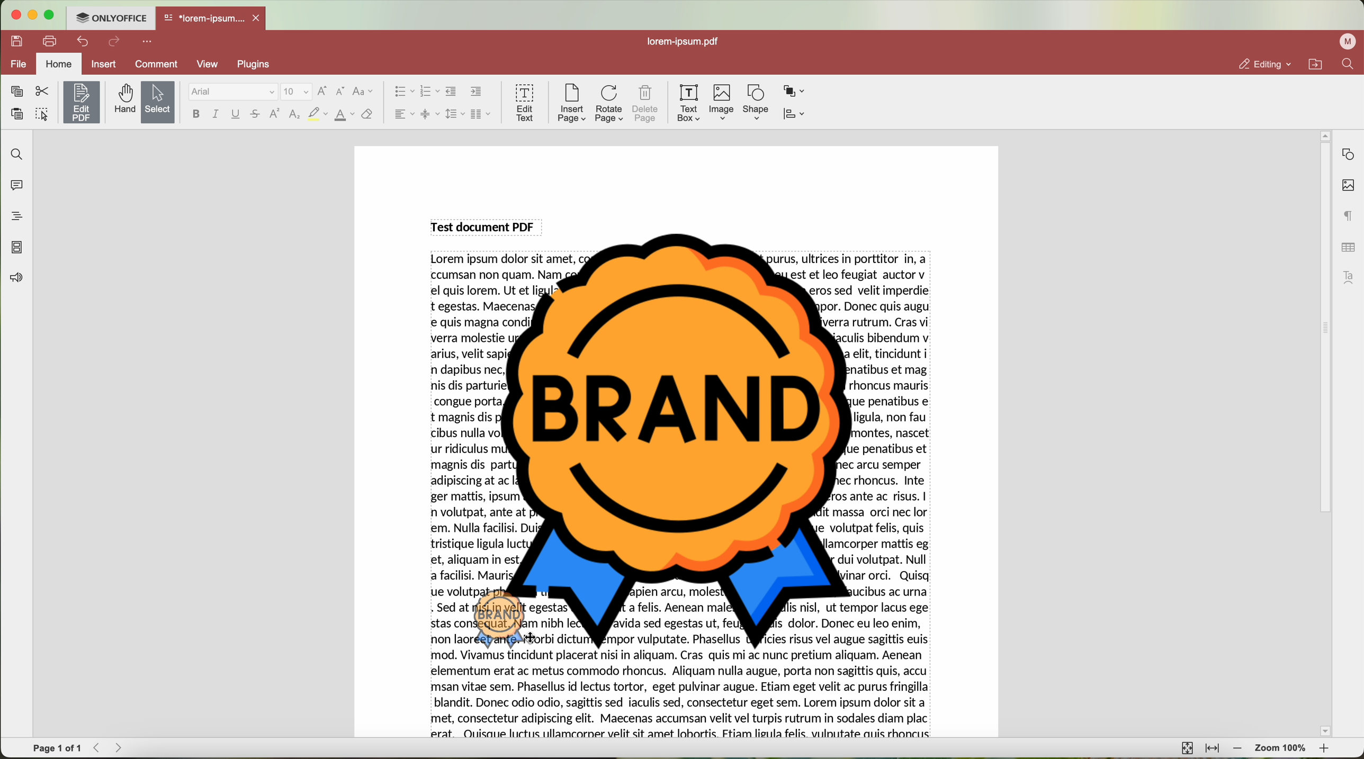 The image size is (1364, 759). Describe the element at coordinates (231, 92) in the screenshot. I see `Arial` at that location.